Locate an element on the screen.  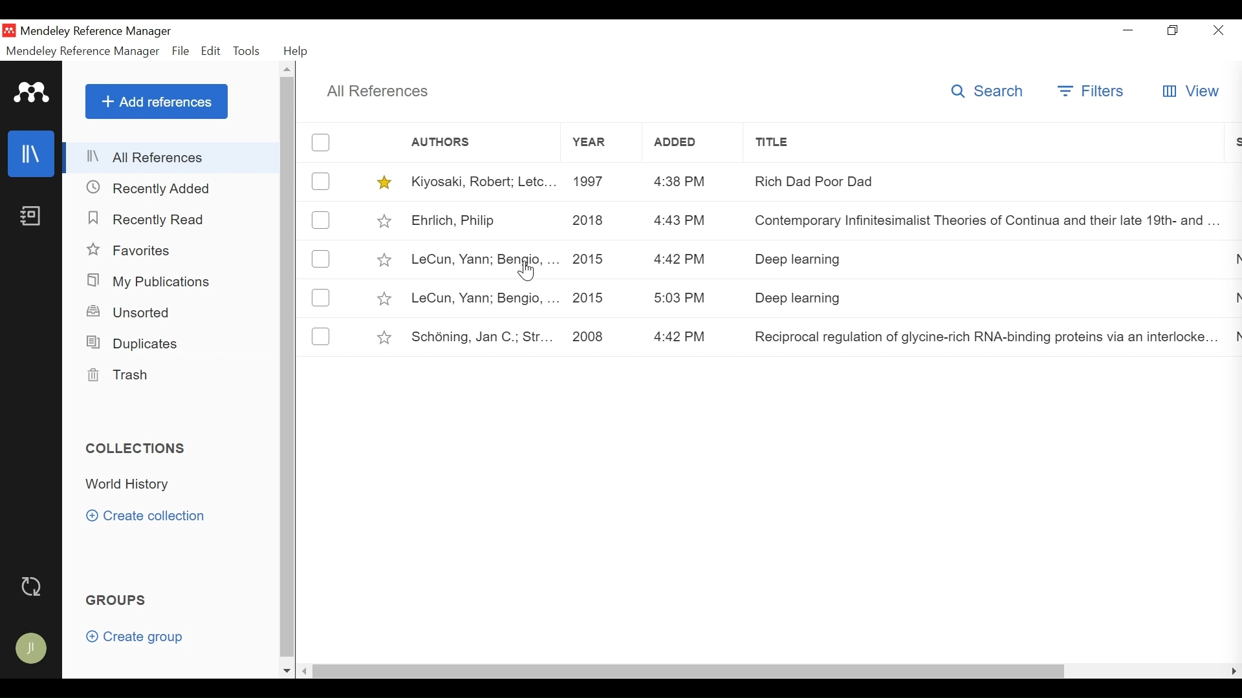
Mendeley Reference Manager is located at coordinates (82, 51).